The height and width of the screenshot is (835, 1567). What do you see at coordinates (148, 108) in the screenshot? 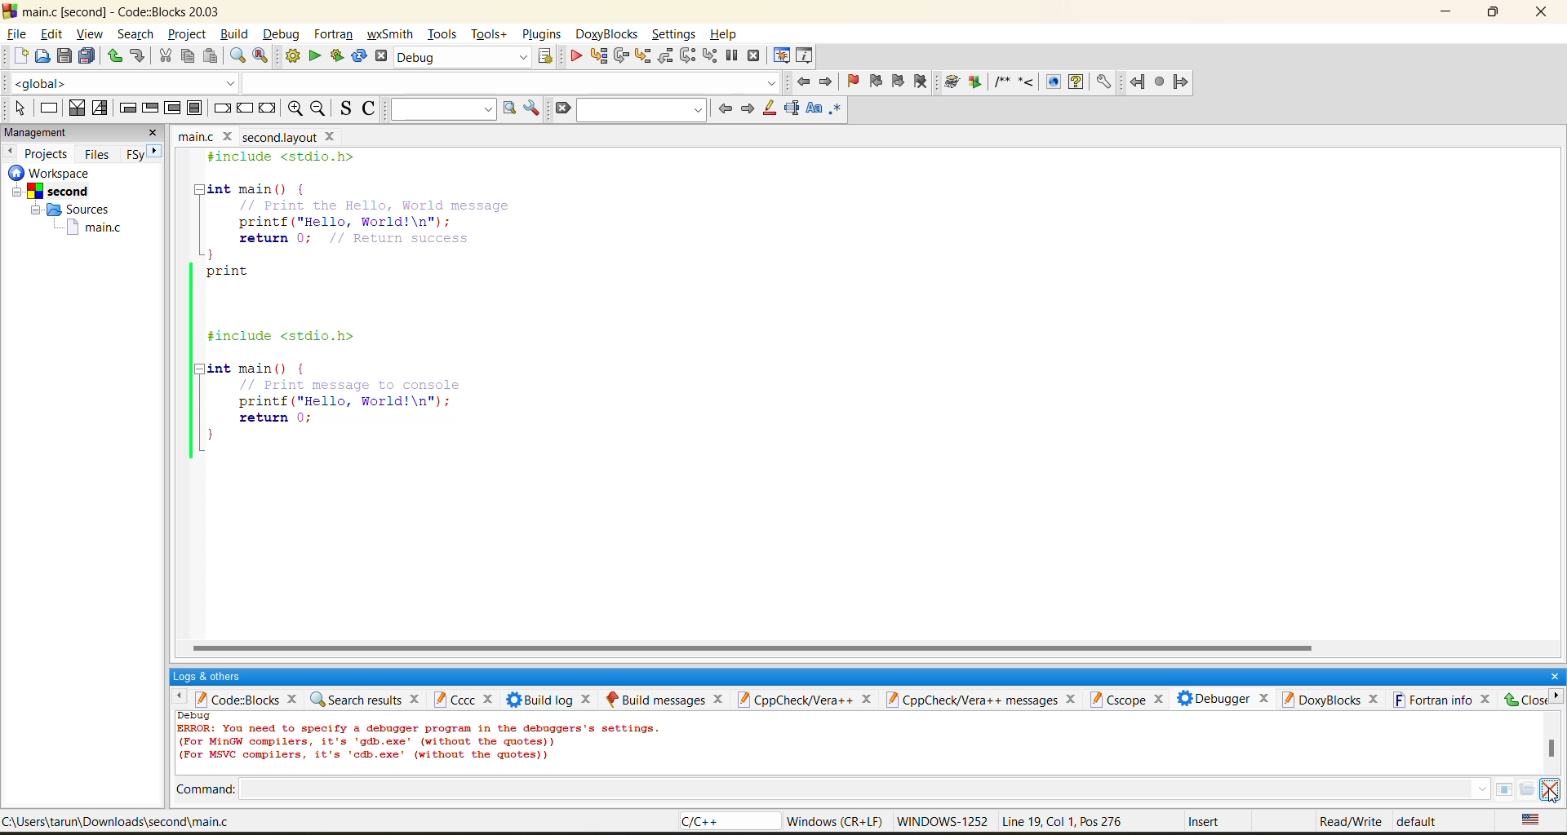
I see `exit condition loop` at bounding box center [148, 108].